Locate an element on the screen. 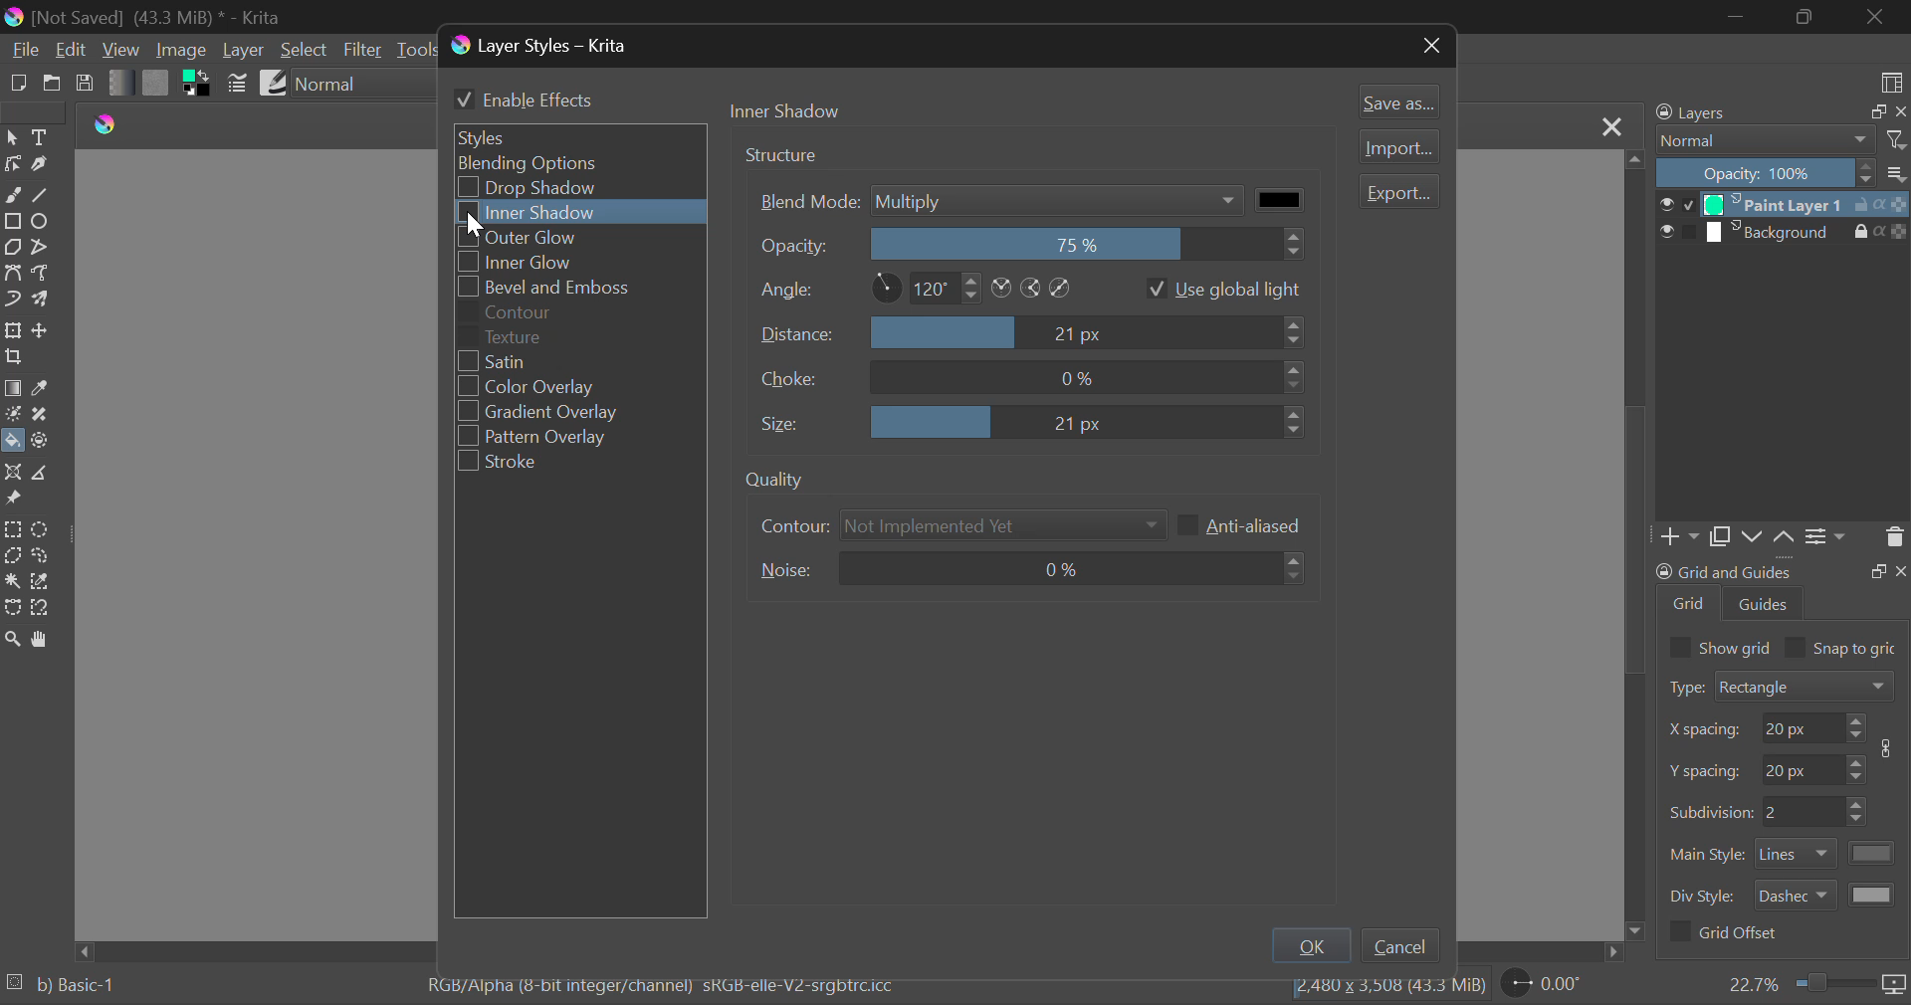  Cursor on Select Inner Shadow is located at coordinates (572, 213).